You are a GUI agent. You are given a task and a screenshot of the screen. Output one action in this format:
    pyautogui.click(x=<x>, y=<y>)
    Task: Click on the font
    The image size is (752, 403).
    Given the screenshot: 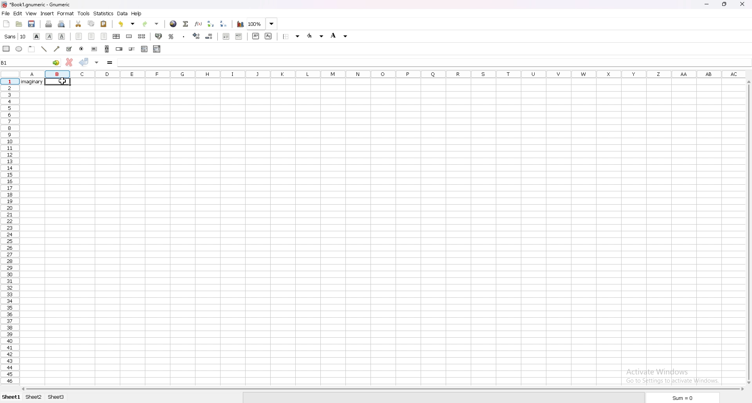 What is the action you would take?
    pyautogui.click(x=16, y=36)
    